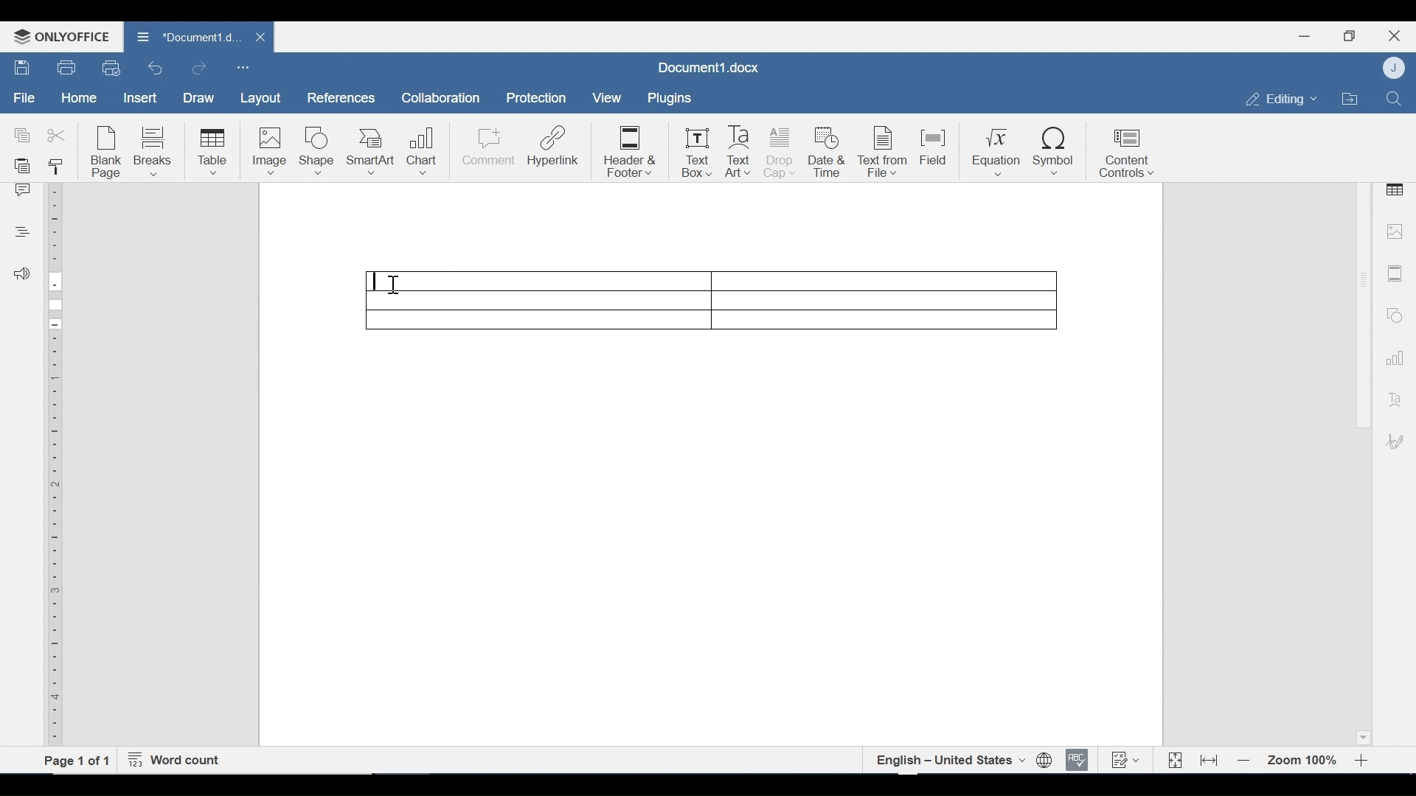 Image resolution: width=1416 pixels, height=796 pixels. I want to click on Signature, so click(1392, 443).